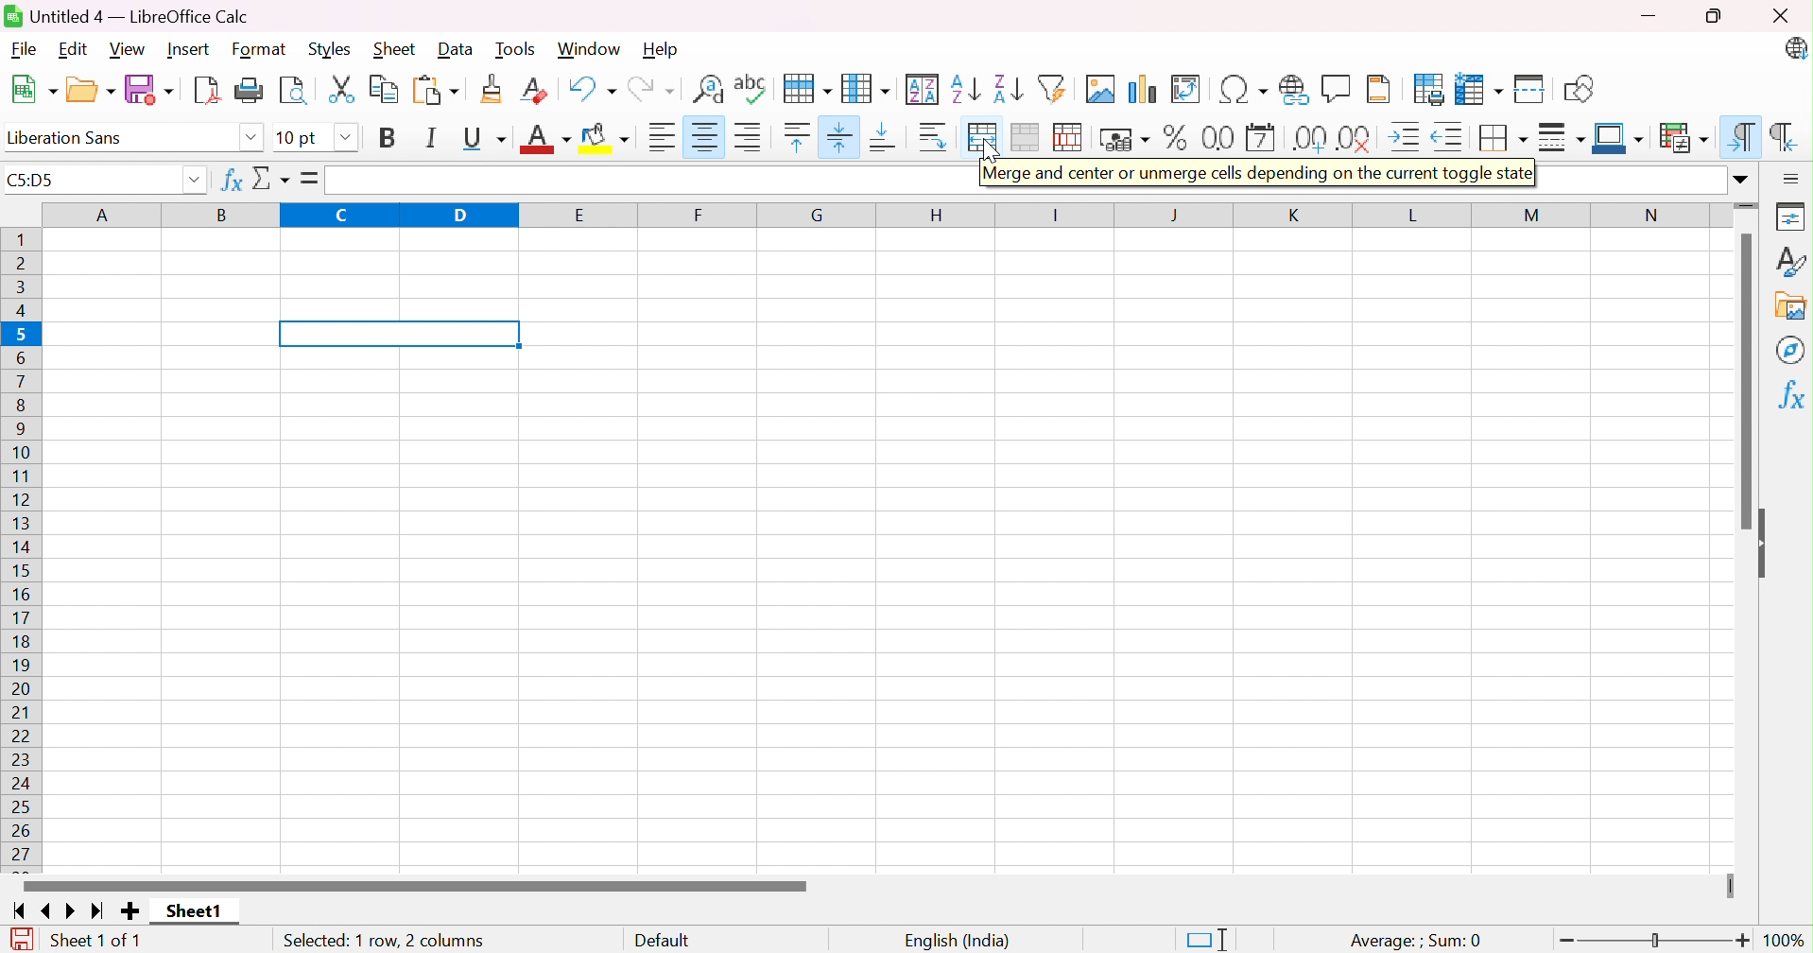 The image size is (1813, 953). I want to click on Borders, so click(1504, 137).